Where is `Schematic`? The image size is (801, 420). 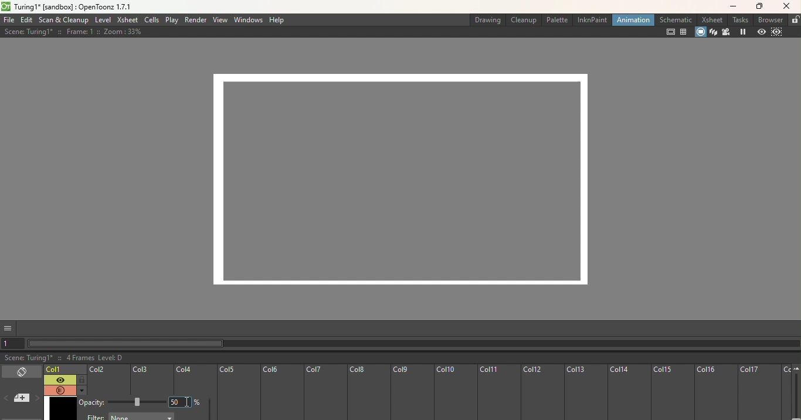 Schematic is located at coordinates (673, 19).